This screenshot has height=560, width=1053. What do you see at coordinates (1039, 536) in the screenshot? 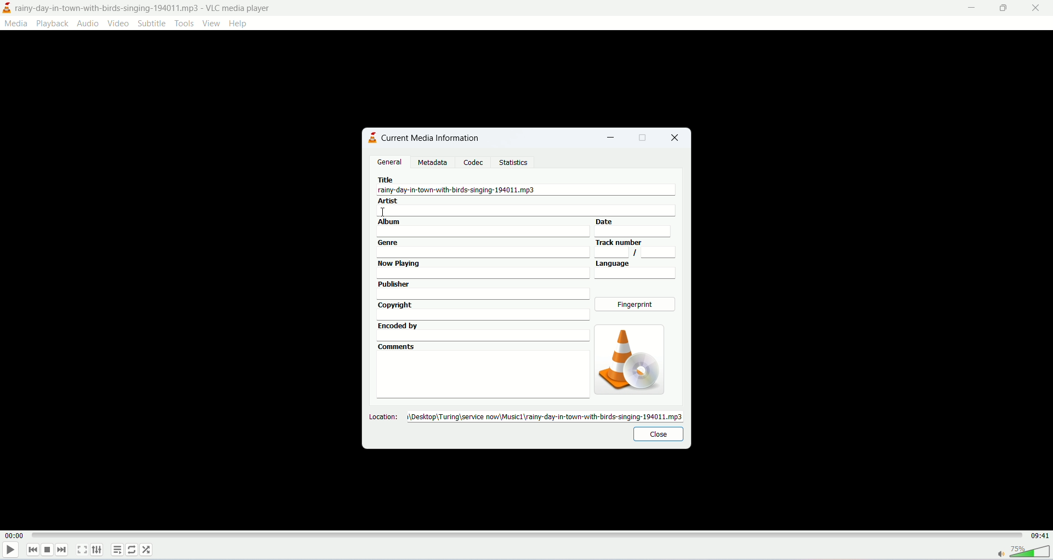
I see `total time` at bounding box center [1039, 536].